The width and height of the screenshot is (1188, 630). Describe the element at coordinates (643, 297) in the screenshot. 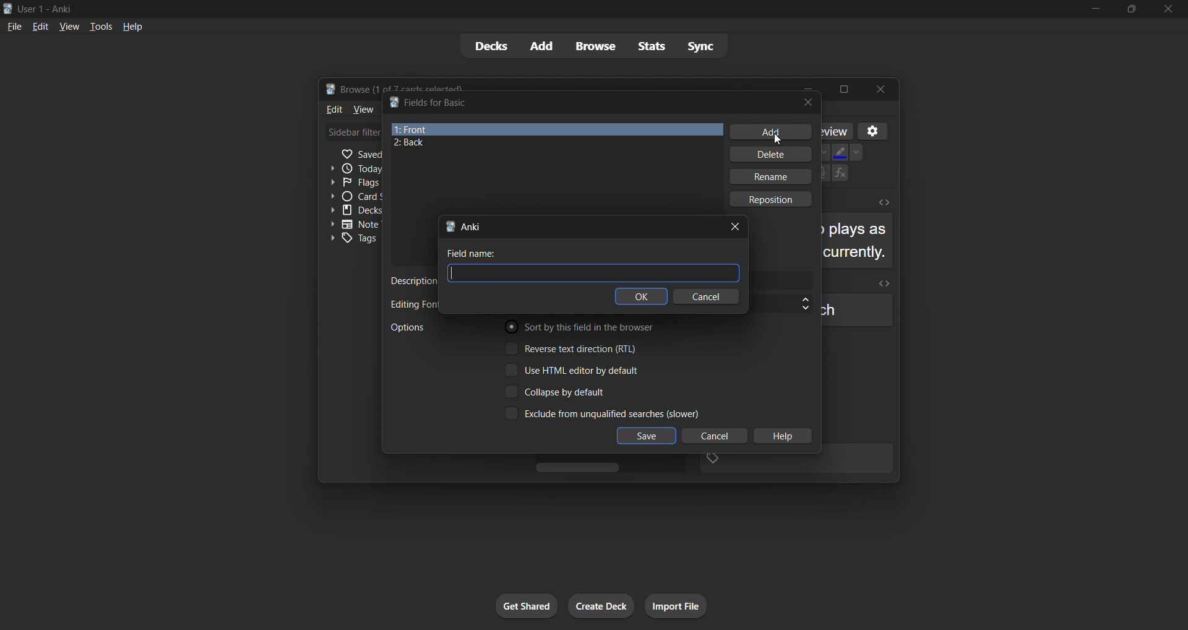

I see `ok` at that location.